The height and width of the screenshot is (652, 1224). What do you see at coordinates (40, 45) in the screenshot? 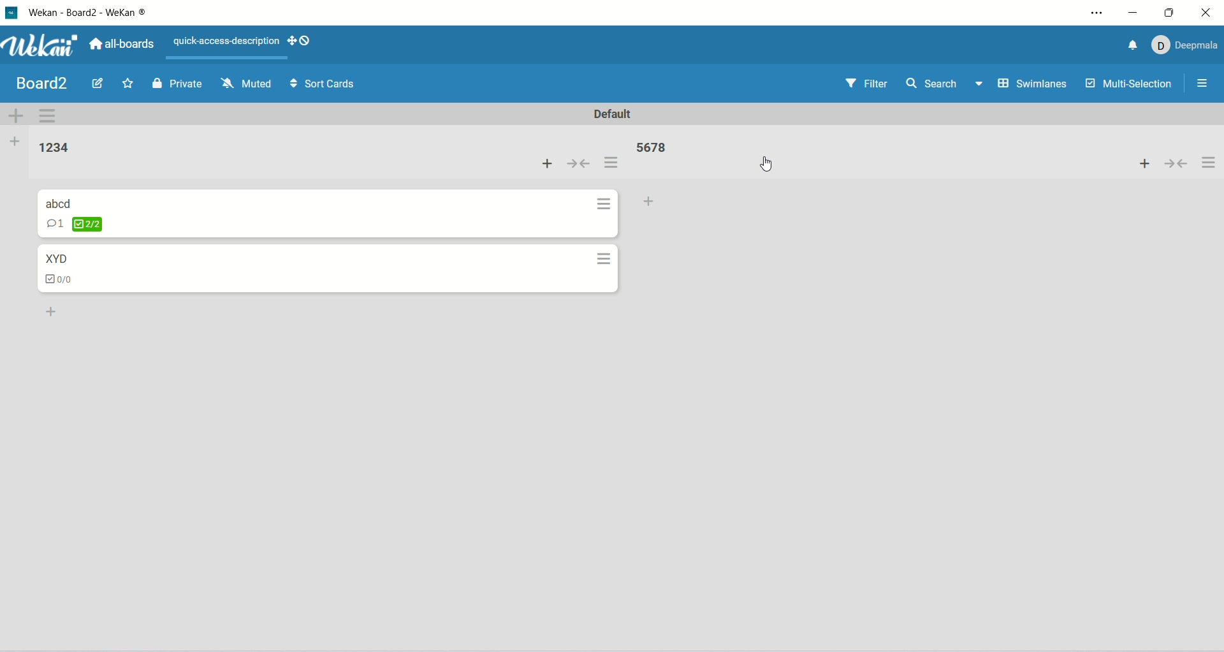
I see `wekan` at bounding box center [40, 45].